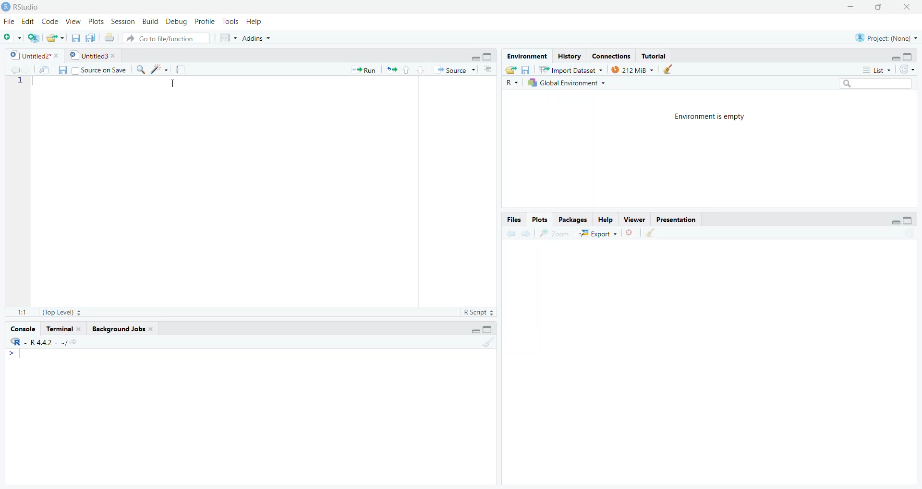  Describe the element at coordinates (912, 57) in the screenshot. I see `maximize` at that location.